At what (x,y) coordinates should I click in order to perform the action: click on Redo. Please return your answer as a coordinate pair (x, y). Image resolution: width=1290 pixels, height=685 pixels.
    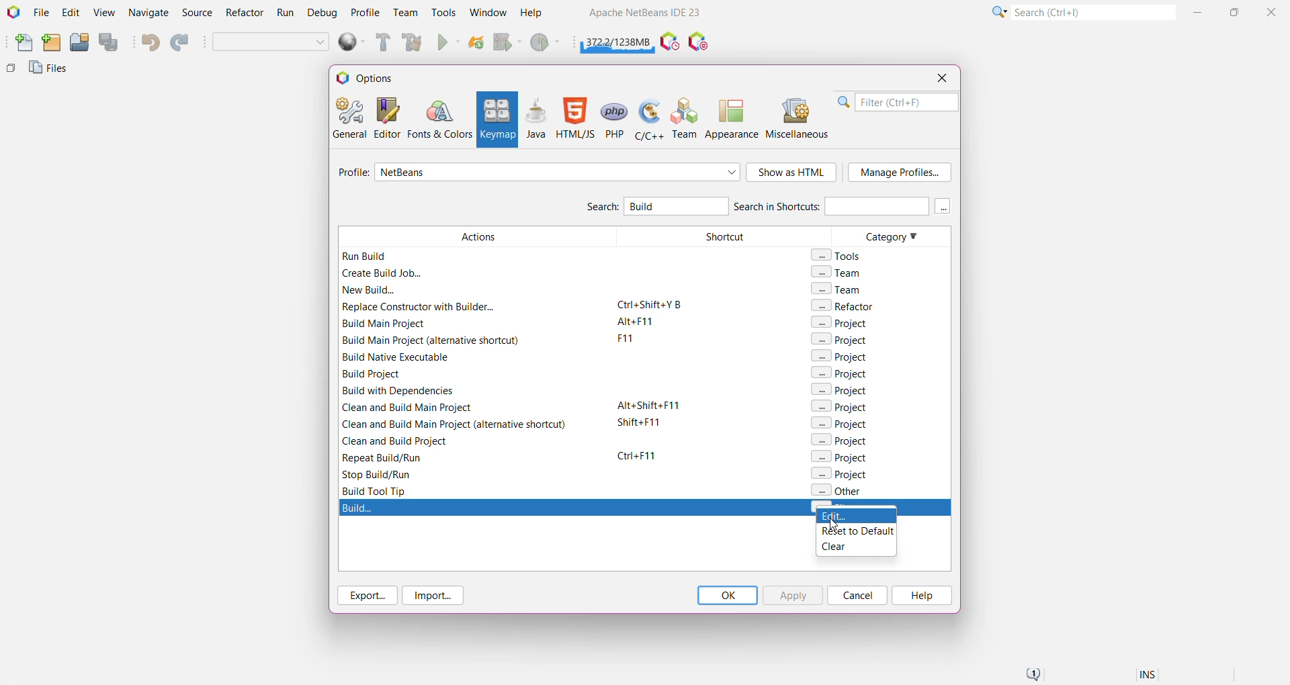
    Looking at the image, I should click on (181, 43).